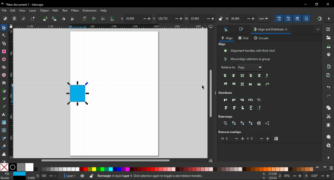 The width and height of the screenshot is (334, 180). What do you see at coordinates (83, 176) in the screenshot?
I see `layer visibility` at bounding box center [83, 176].